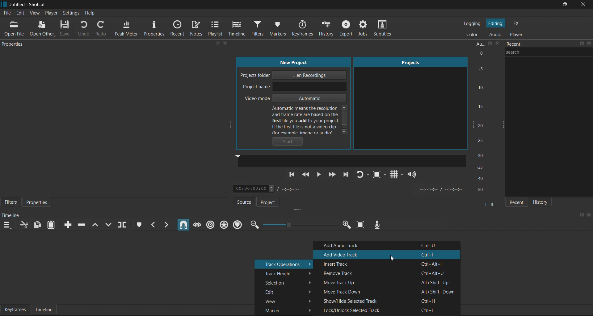  What do you see at coordinates (393, 259) in the screenshot?
I see `Cursor` at bounding box center [393, 259].